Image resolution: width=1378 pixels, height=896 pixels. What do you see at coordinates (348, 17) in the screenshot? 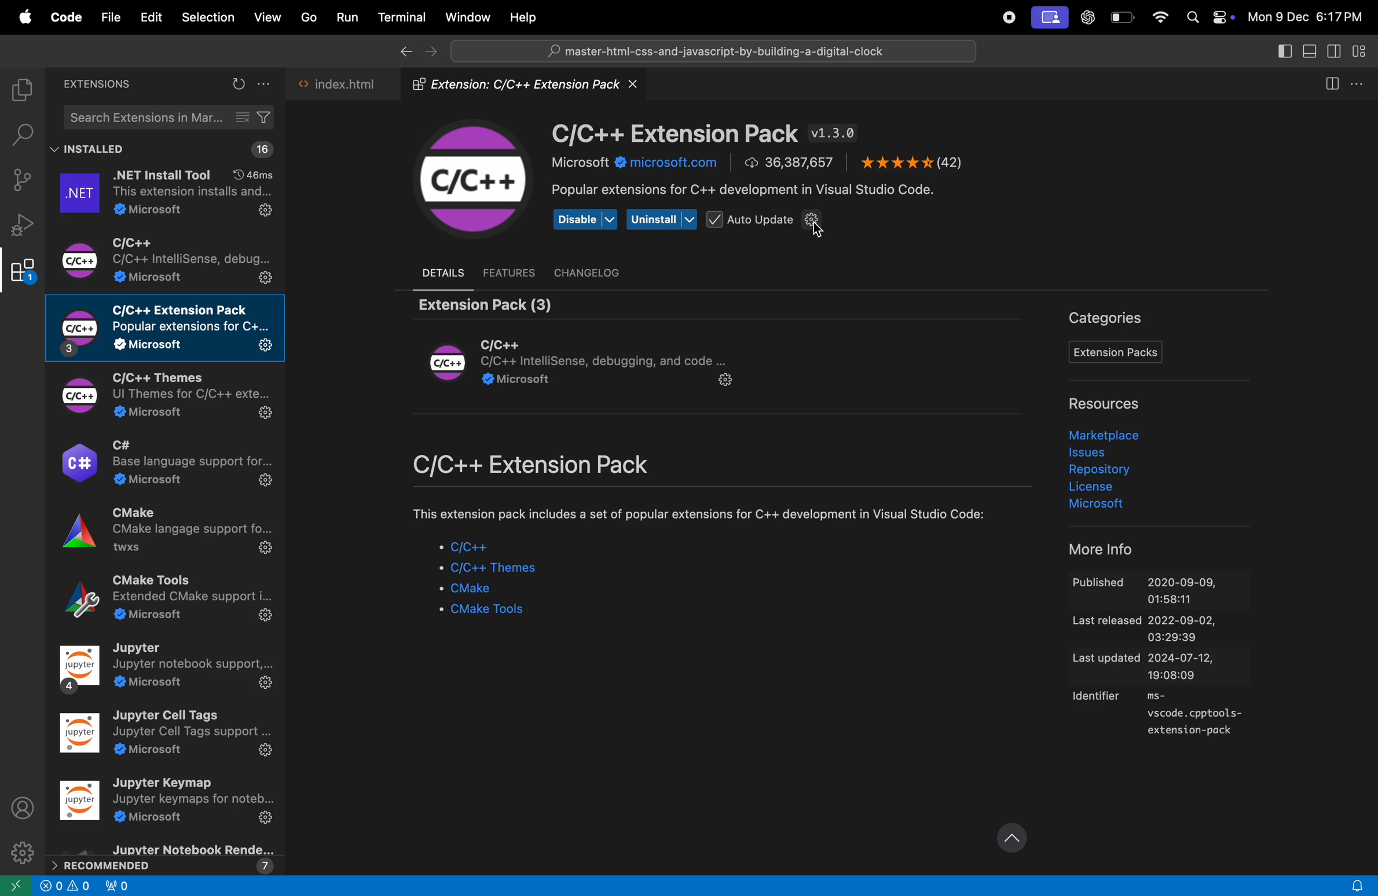
I see `Run` at bounding box center [348, 17].